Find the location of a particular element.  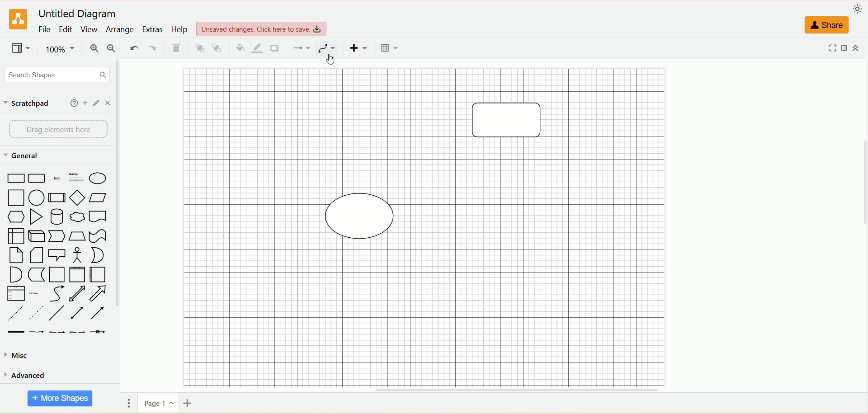

help is located at coordinates (180, 29).